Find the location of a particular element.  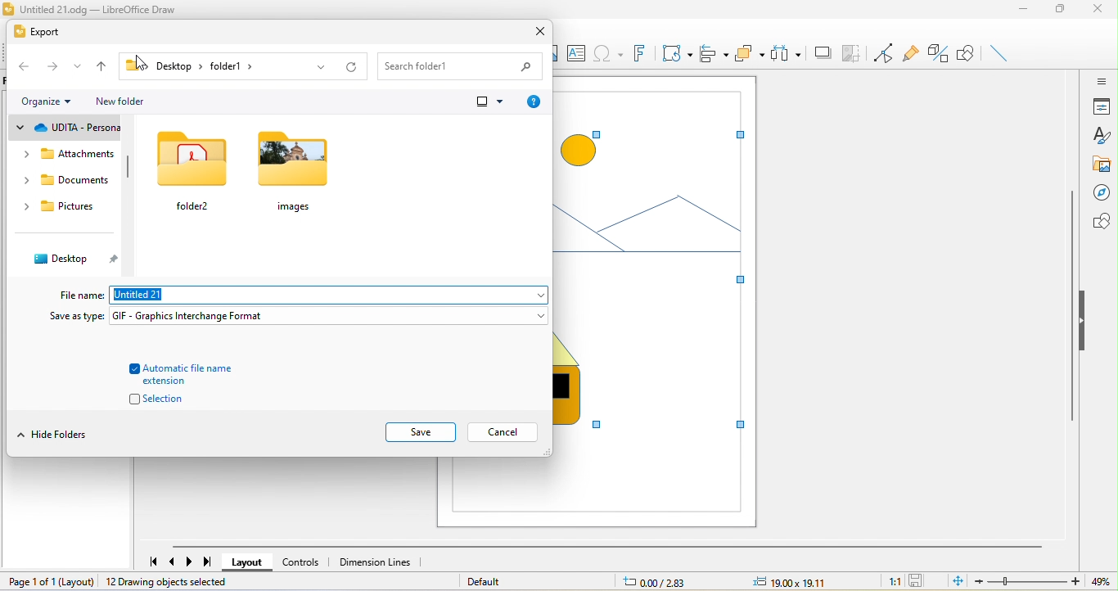

vertical scroll bar is located at coordinates (135, 178).